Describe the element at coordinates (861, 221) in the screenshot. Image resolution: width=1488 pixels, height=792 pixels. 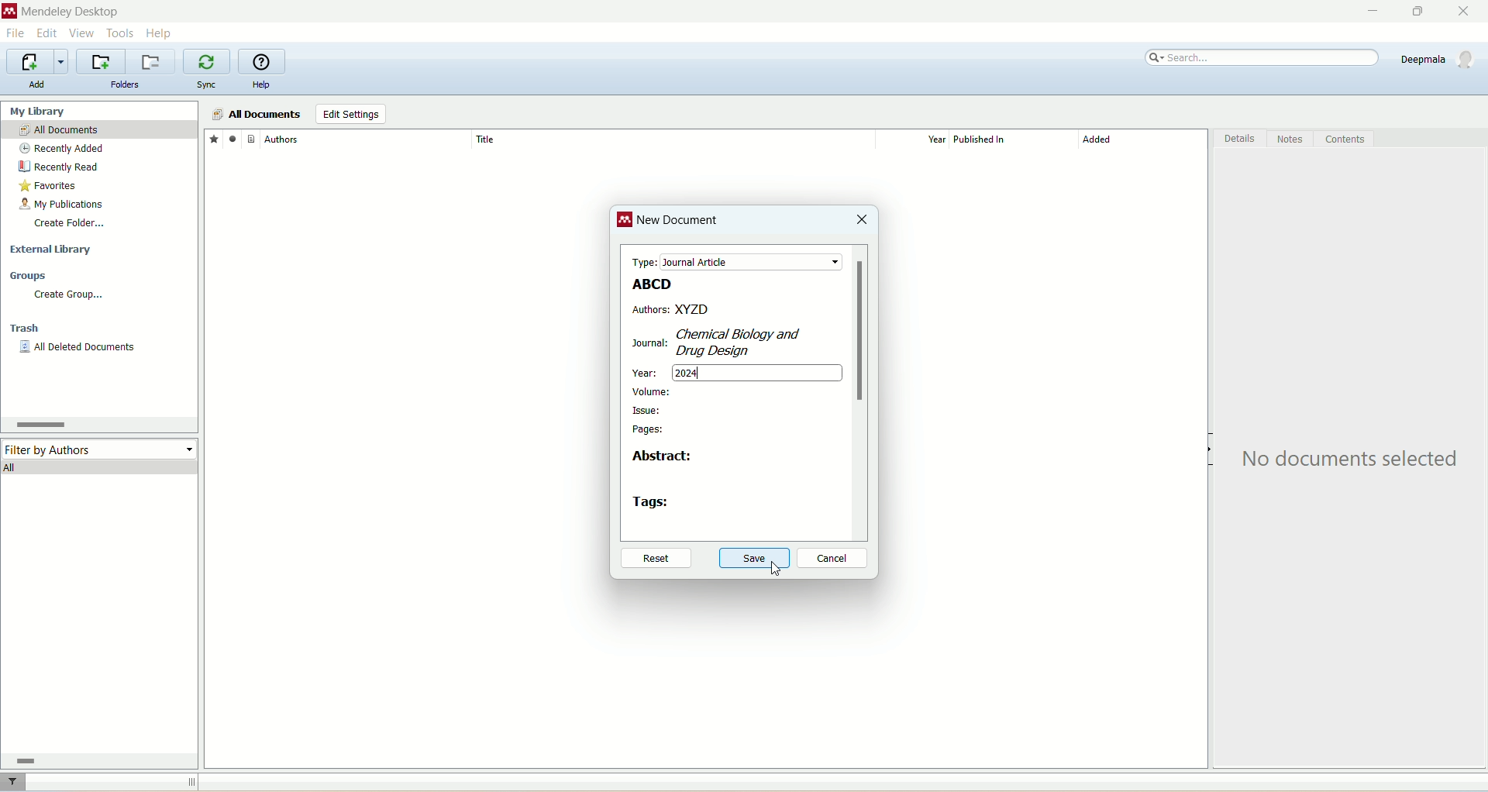
I see `close` at that location.